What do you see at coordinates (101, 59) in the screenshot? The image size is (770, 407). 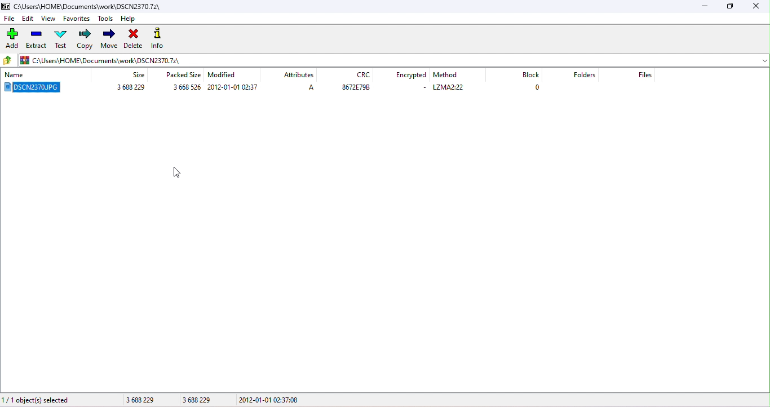 I see `file path changed` at bounding box center [101, 59].